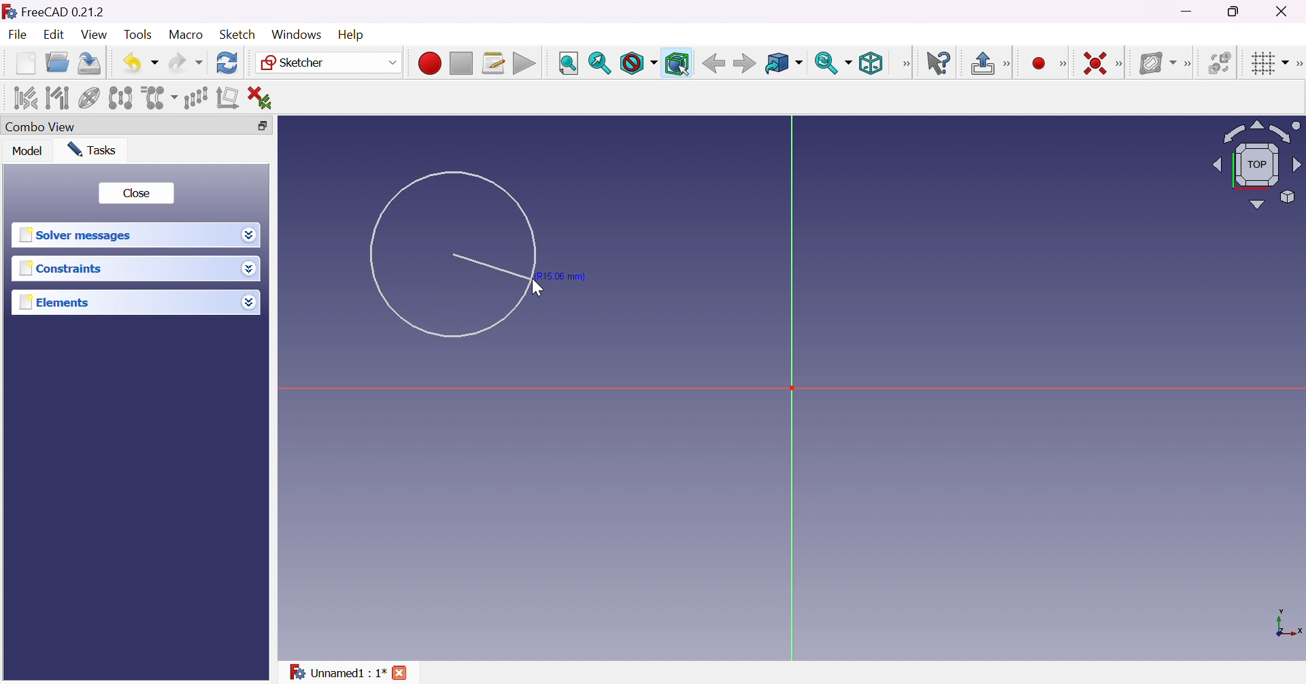 The image size is (1306, 684). I want to click on Drop down, so click(250, 235).